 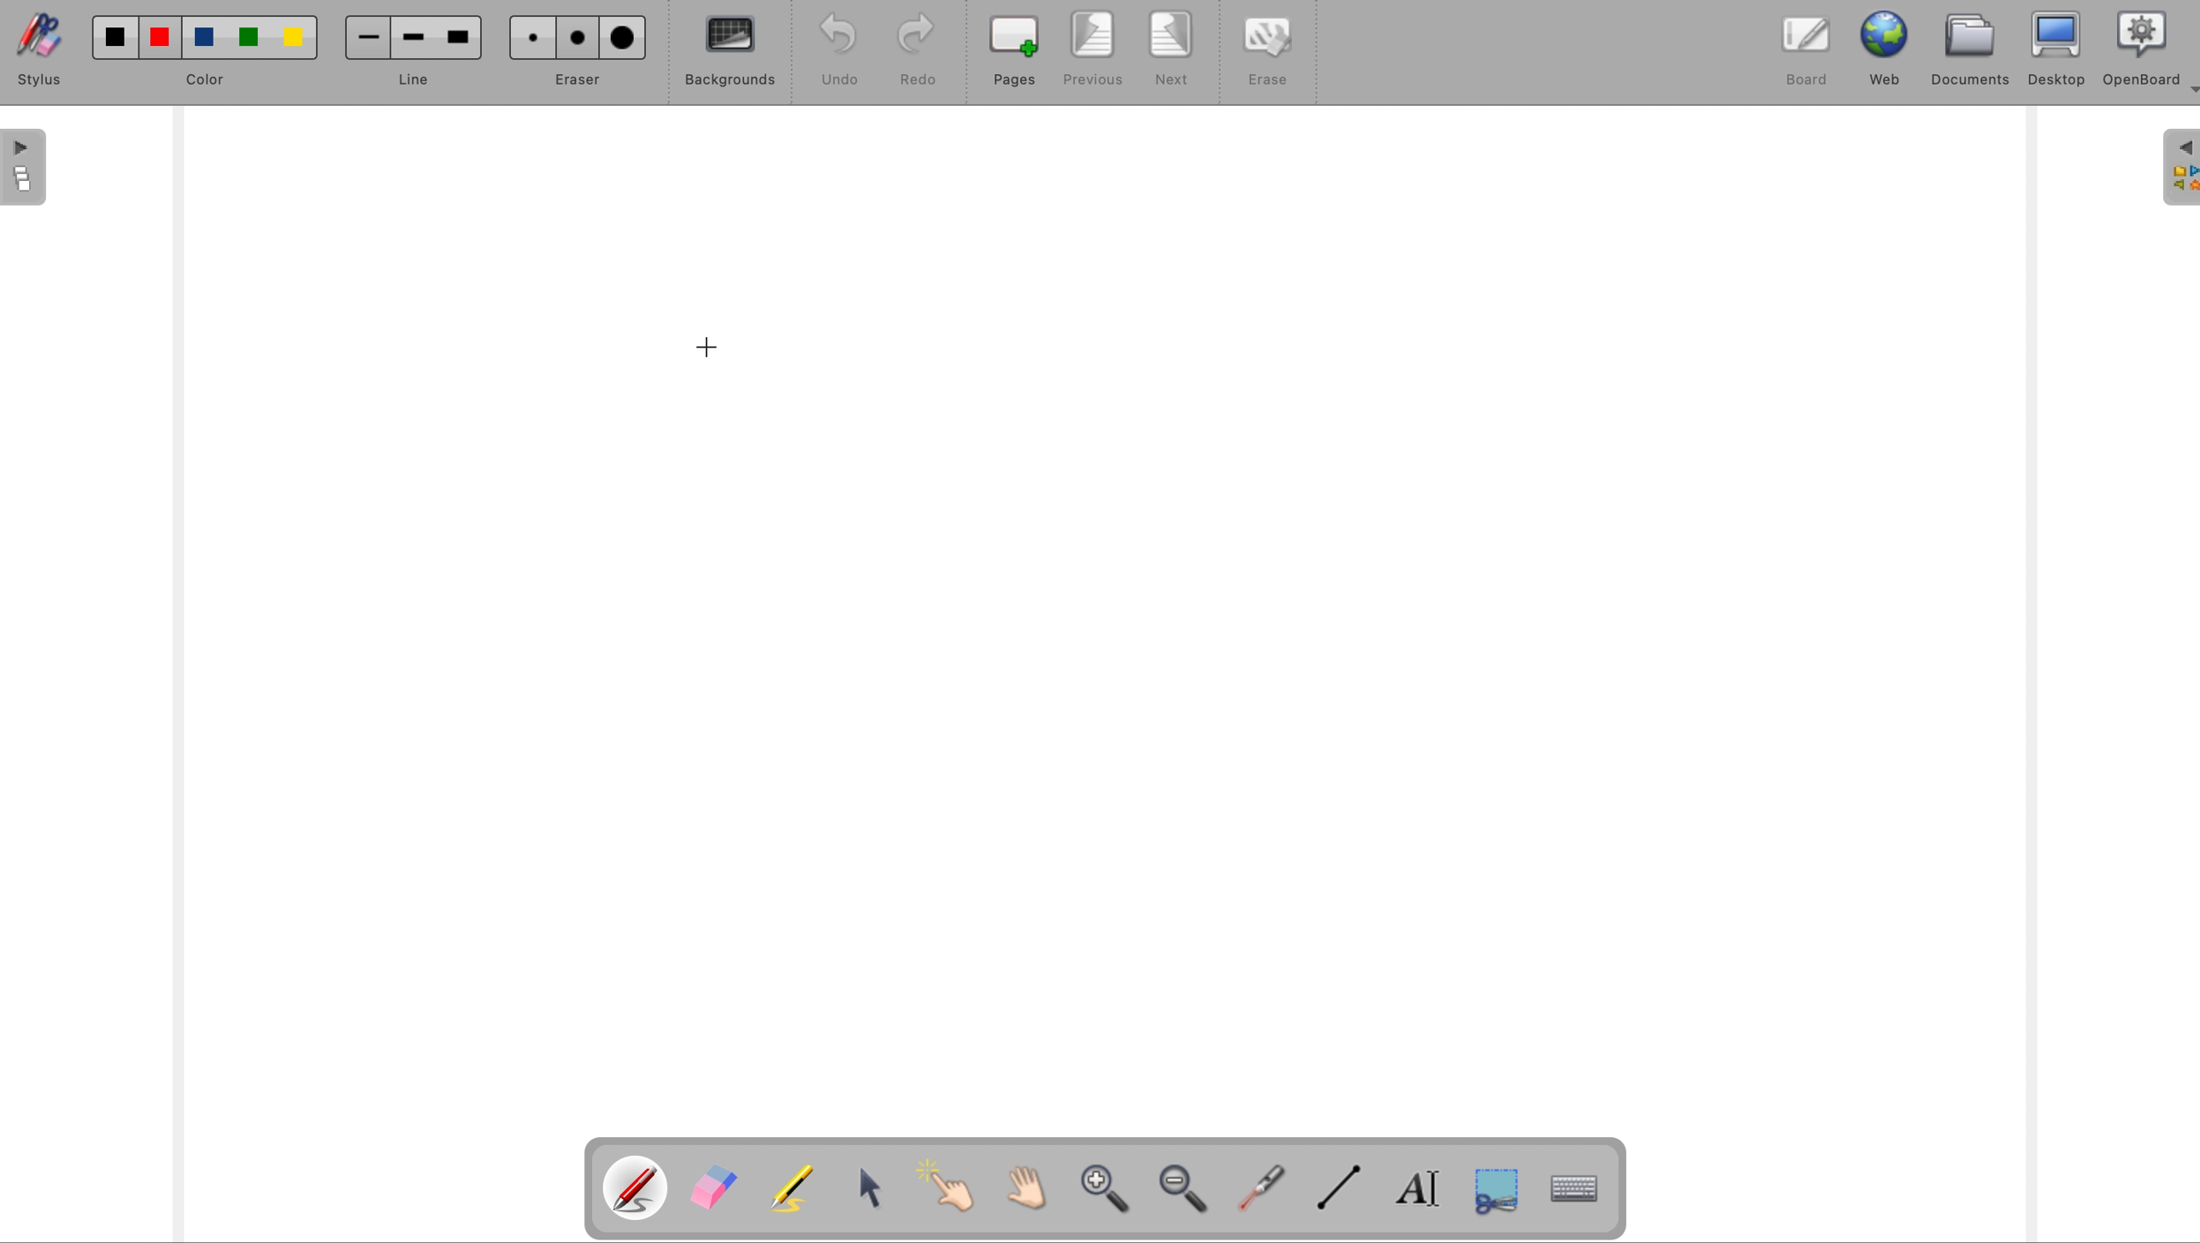 What do you see at coordinates (1508, 1196) in the screenshot?
I see `capture part of screen` at bounding box center [1508, 1196].